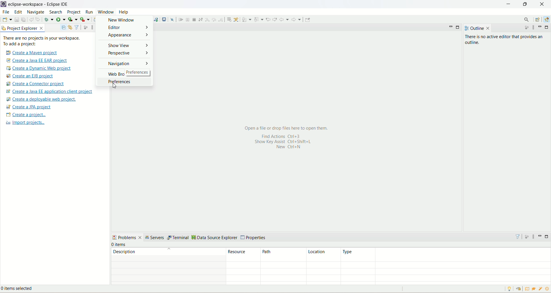  I want to click on undo, so click(31, 19).